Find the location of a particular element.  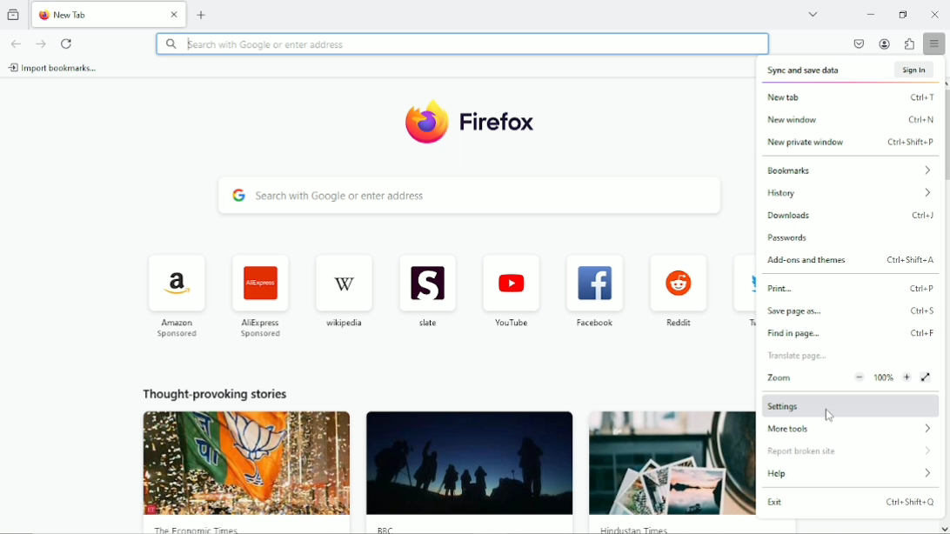

BBC is located at coordinates (384, 529).